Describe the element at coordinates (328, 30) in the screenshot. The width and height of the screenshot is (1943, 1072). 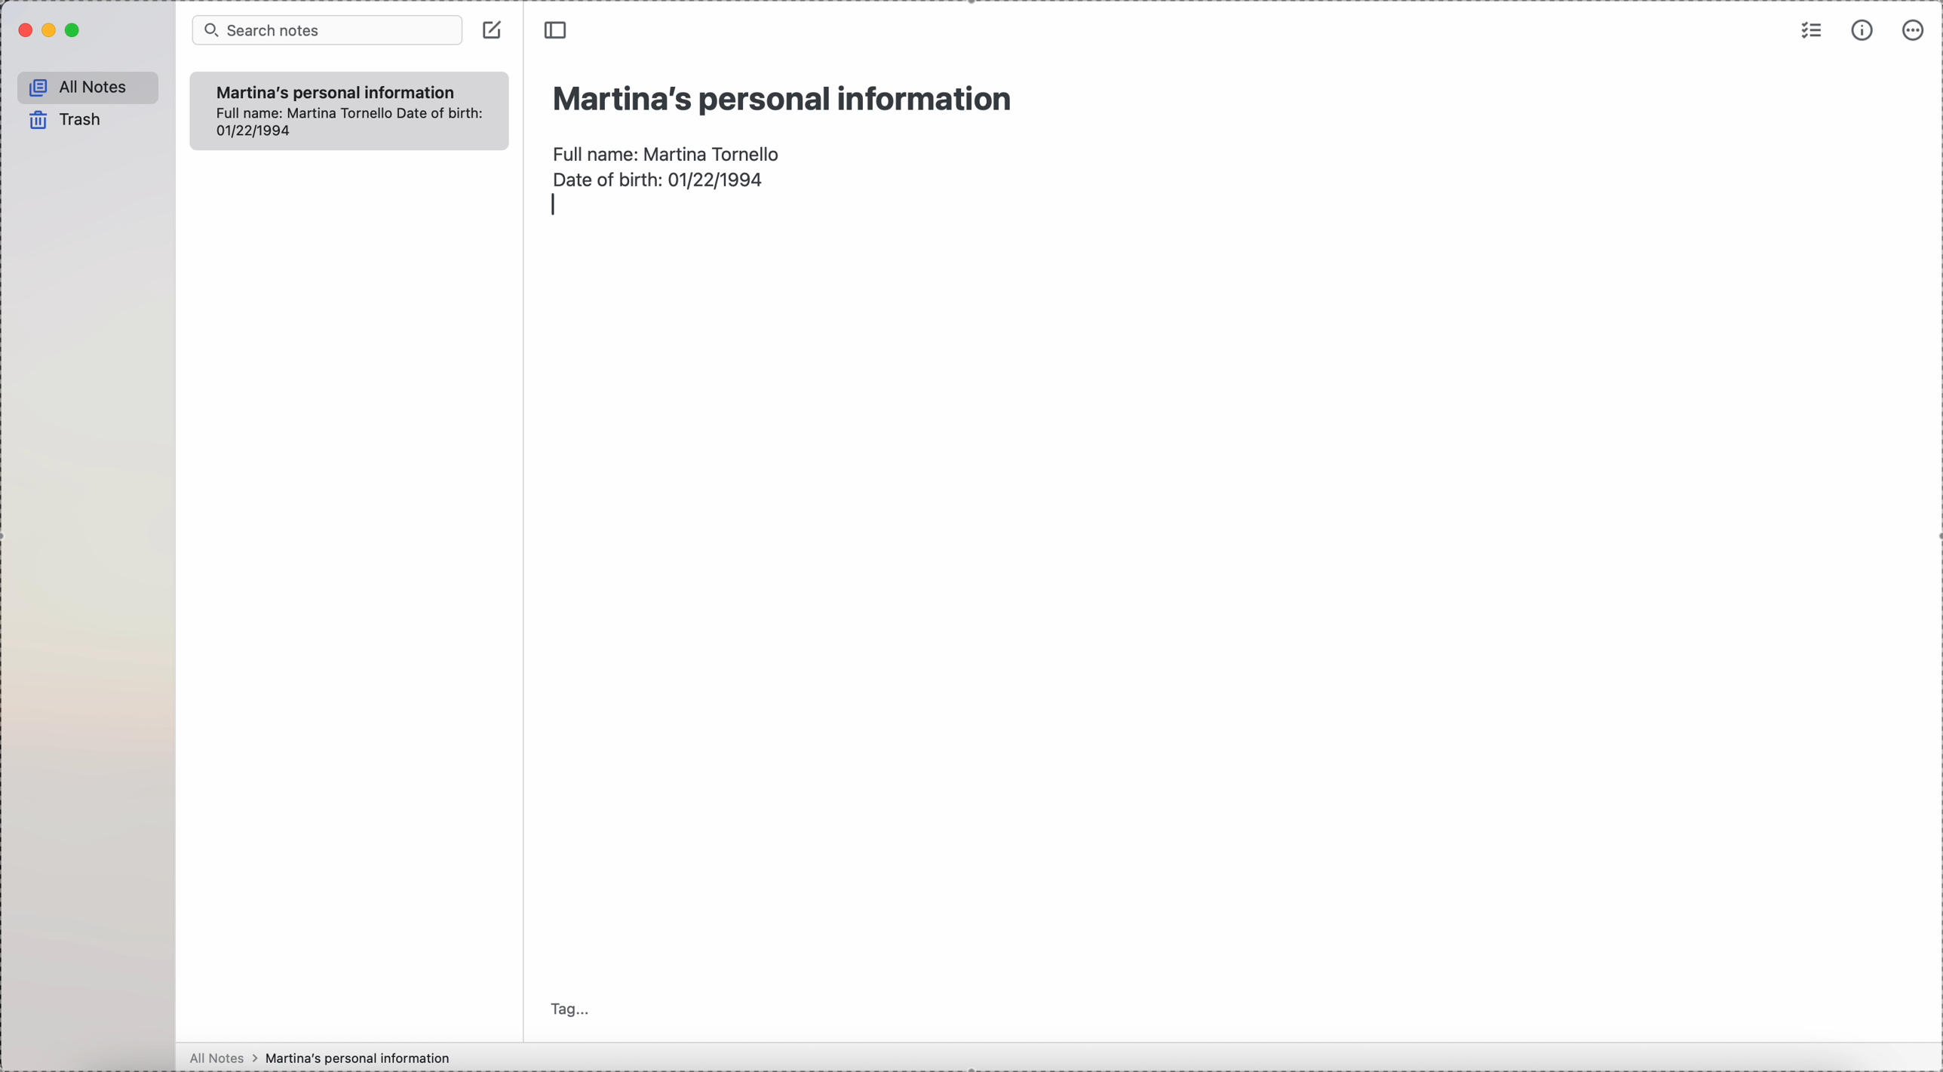
I see `search bar` at that location.